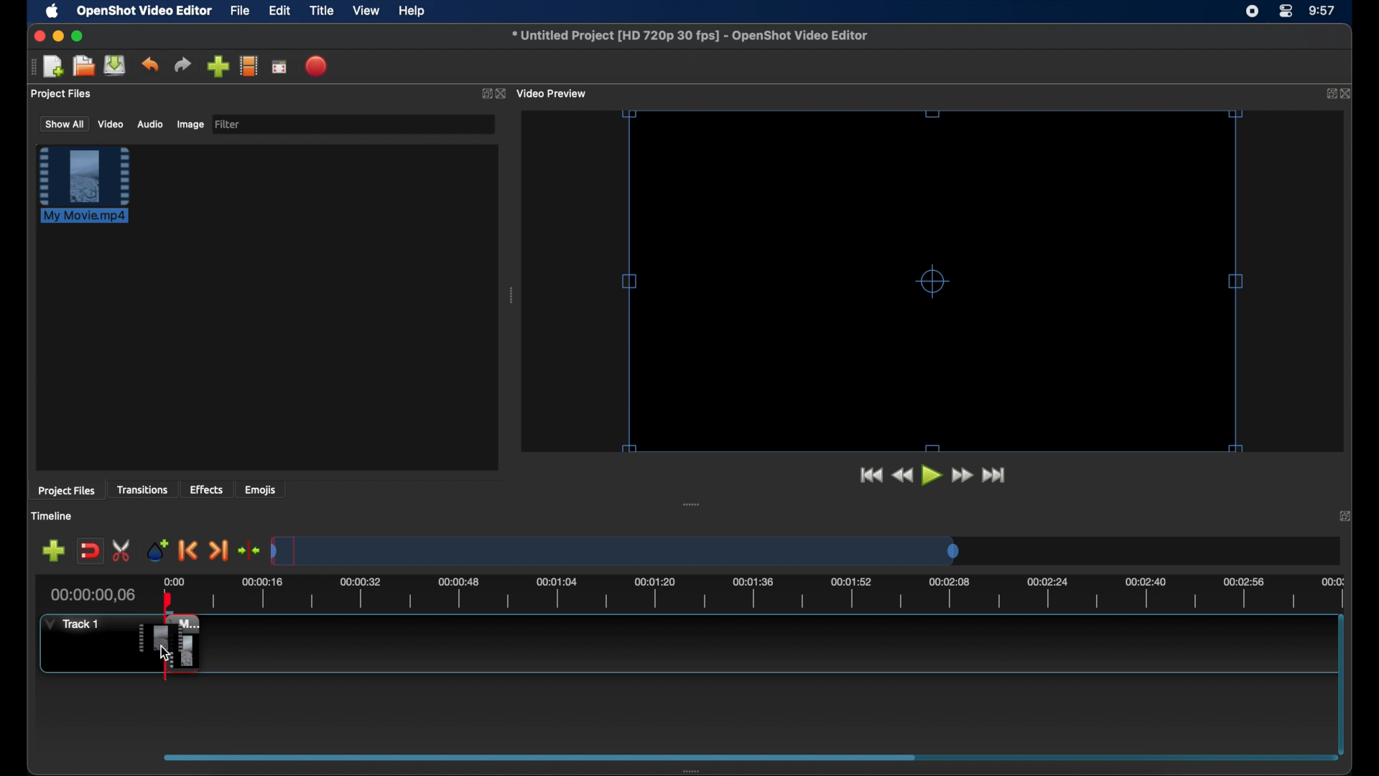 The width and height of the screenshot is (1379, 776). I want to click on timeline, so click(52, 516).